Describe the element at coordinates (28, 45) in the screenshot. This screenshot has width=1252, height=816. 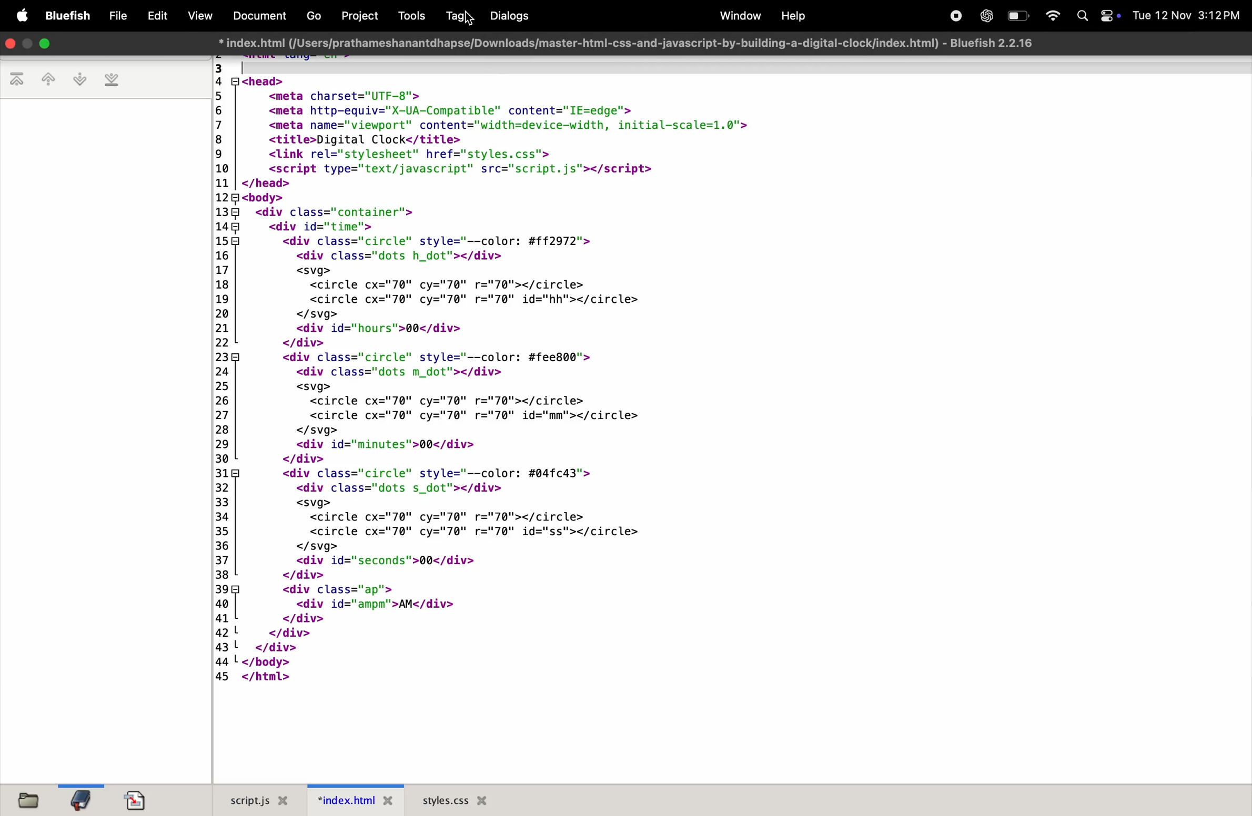
I see `minimize ` at that location.